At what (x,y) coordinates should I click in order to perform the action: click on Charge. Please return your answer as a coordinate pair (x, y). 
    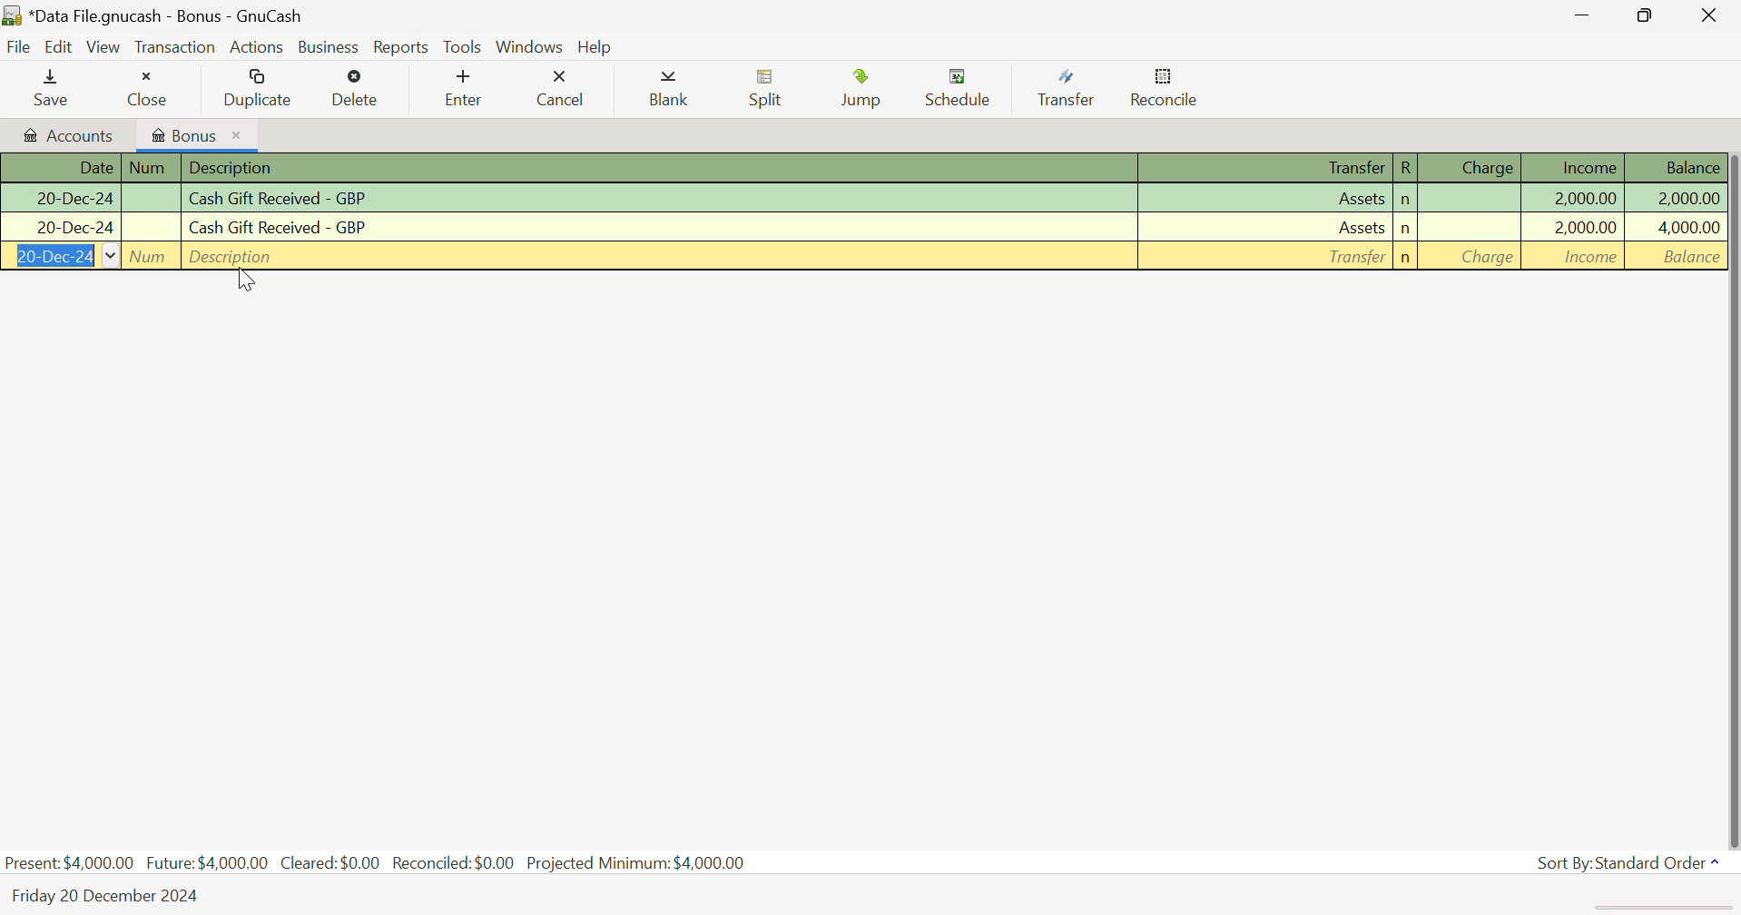
    Looking at the image, I should click on (1472, 228).